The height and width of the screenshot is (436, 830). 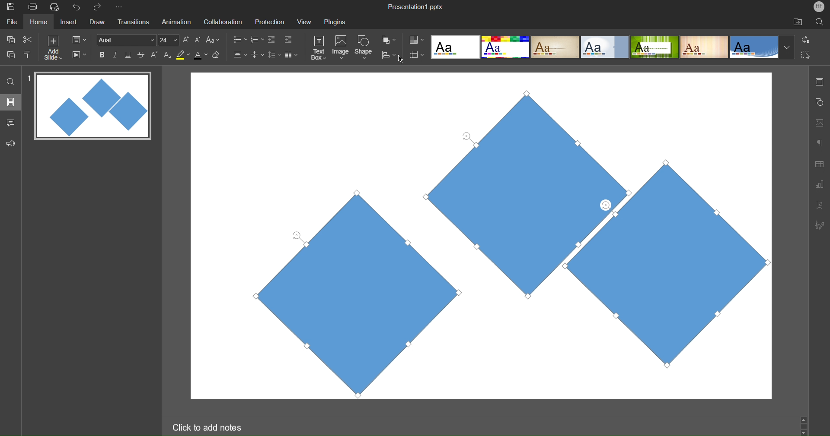 What do you see at coordinates (803, 425) in the screenshot?
I see `scrollbar` at bounding box center [803, 425].